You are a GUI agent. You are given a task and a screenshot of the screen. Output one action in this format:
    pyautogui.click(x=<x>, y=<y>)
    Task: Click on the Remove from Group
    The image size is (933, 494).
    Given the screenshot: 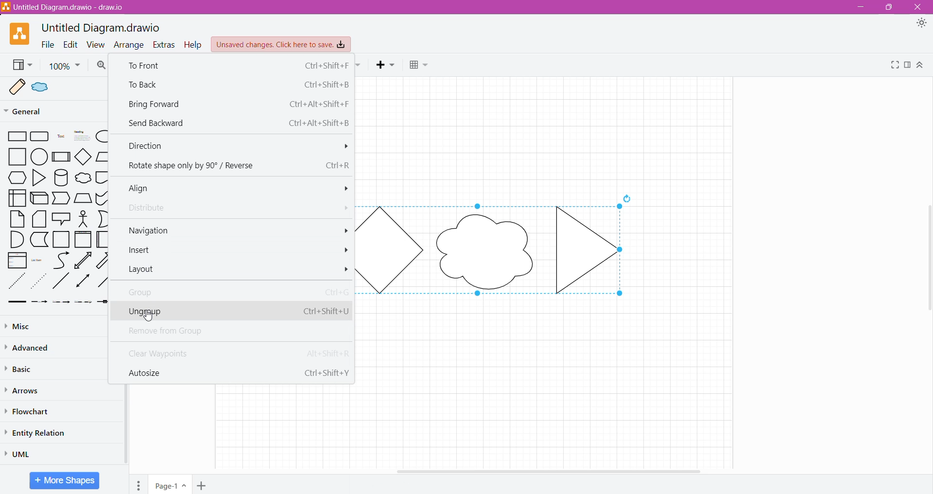 What is the action you would take?
    pyautogui.click(x=170, y=333)
    